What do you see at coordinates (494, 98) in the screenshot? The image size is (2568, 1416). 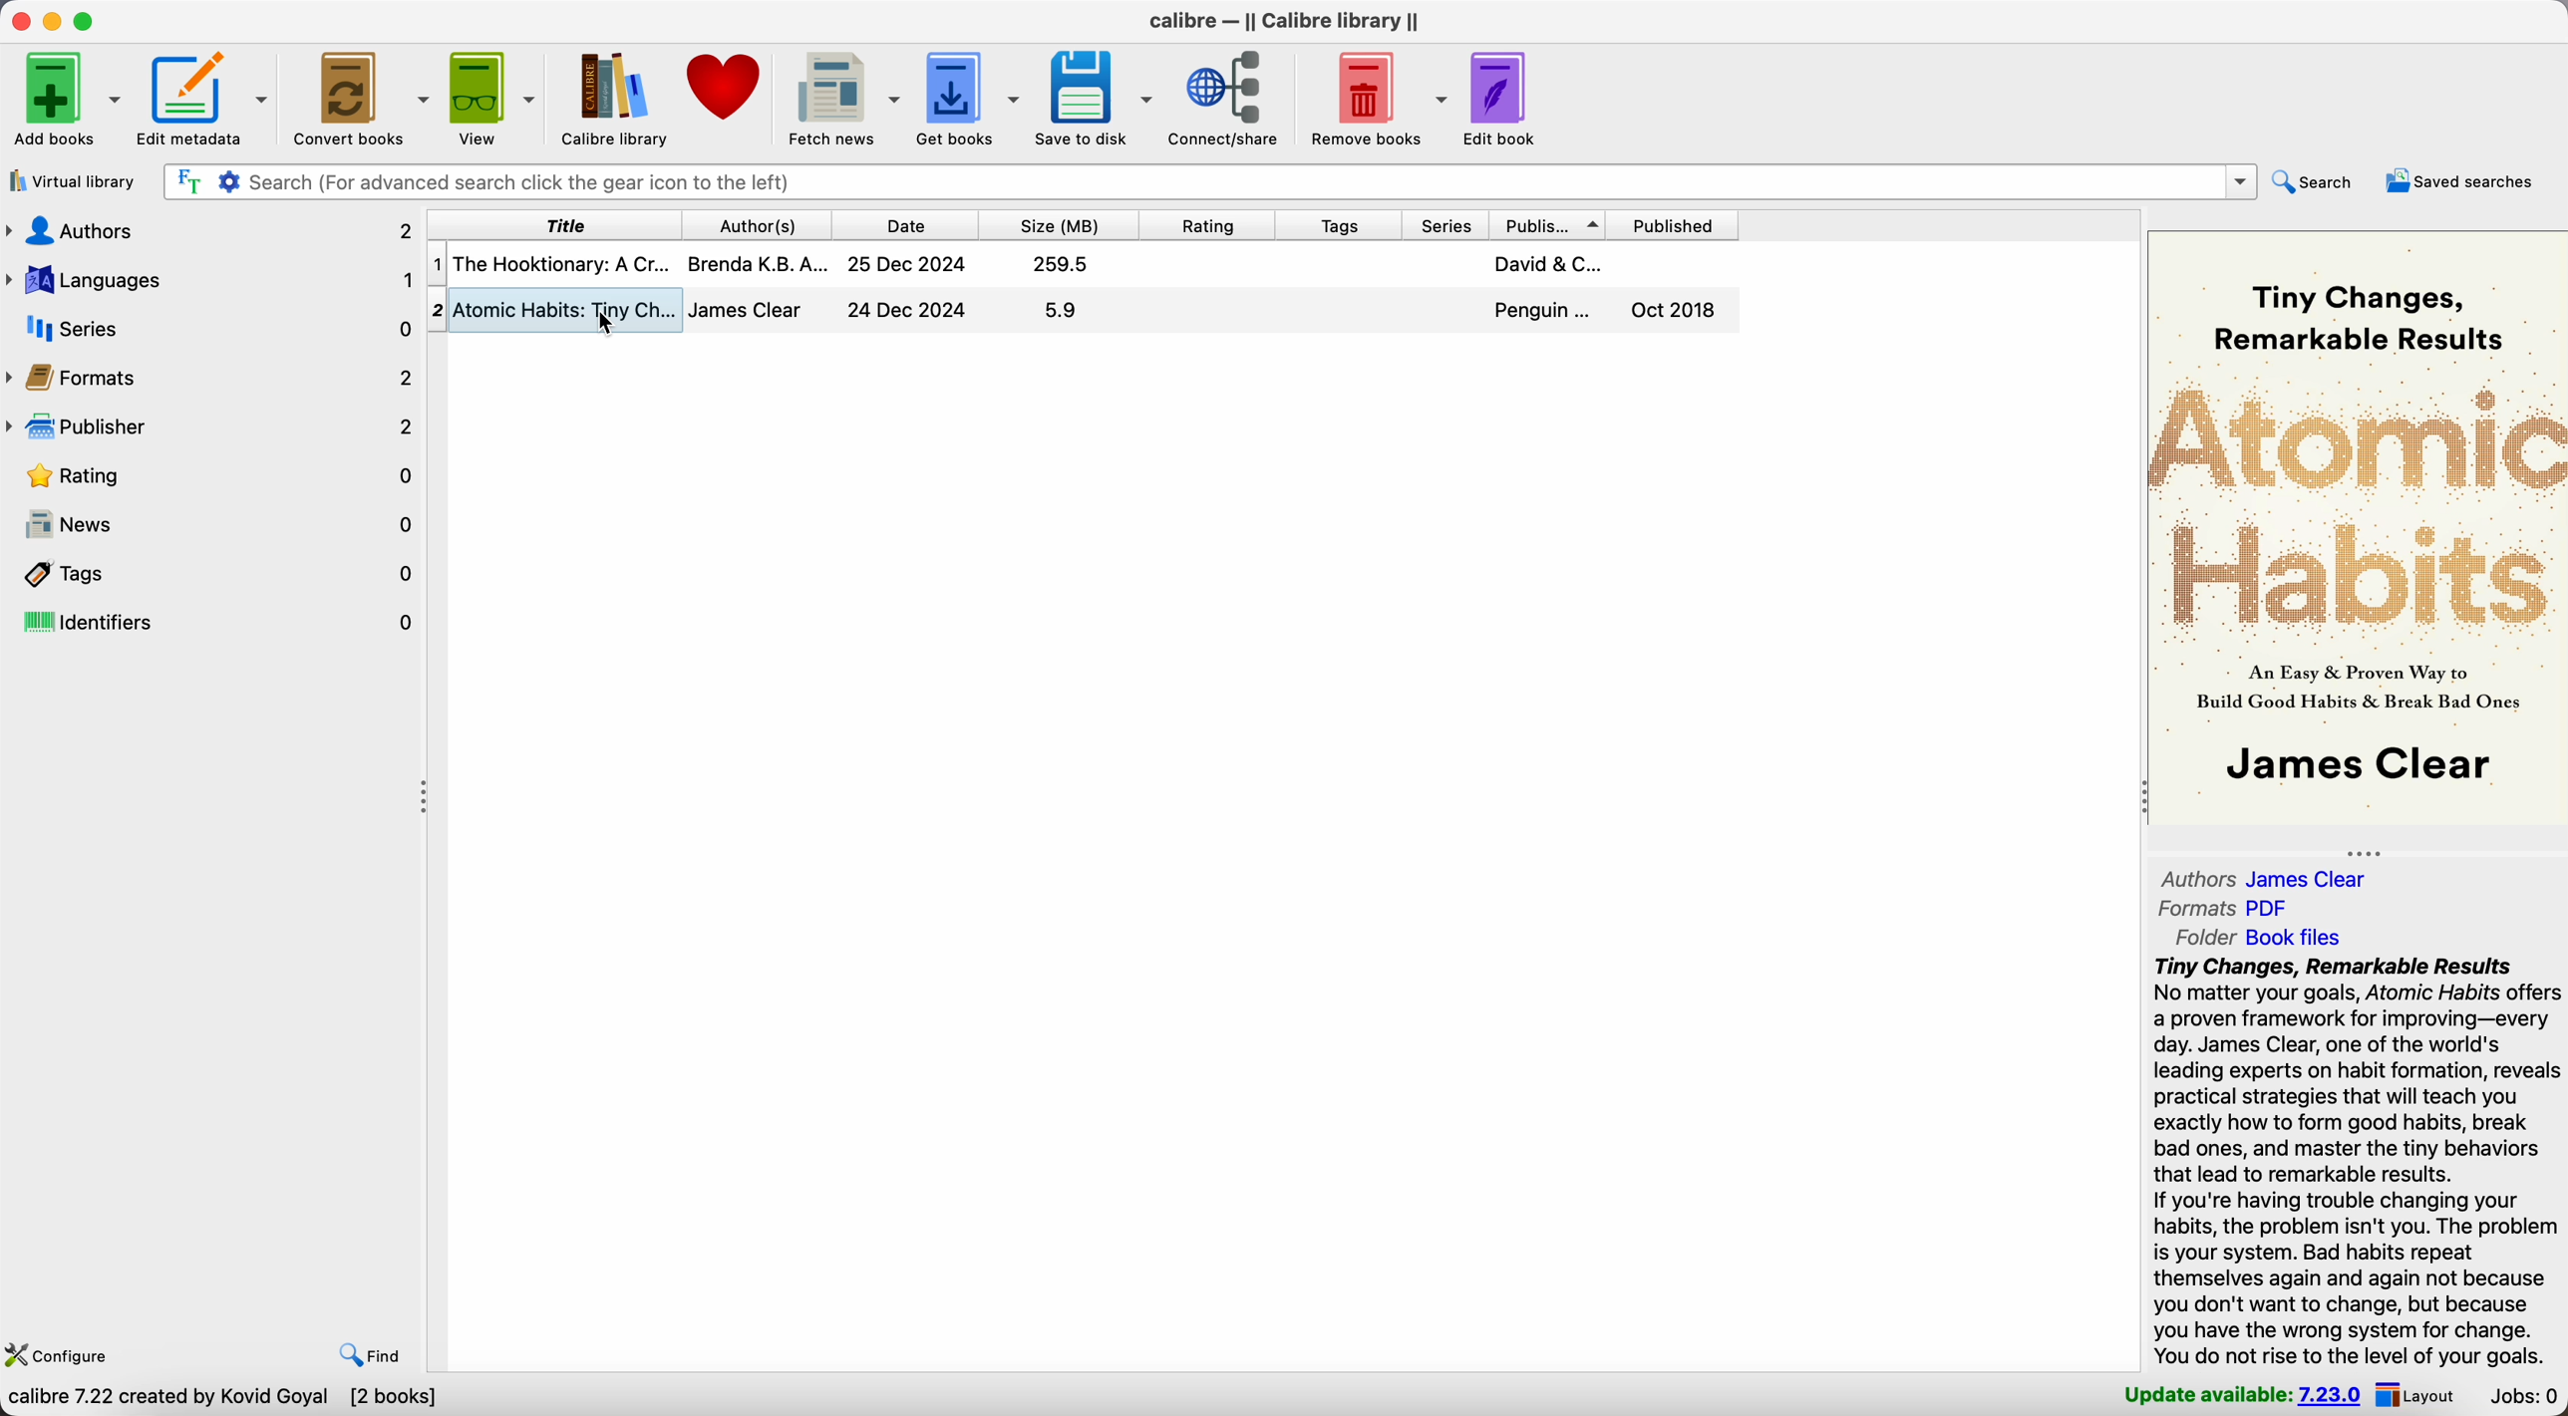 I see `view` at bounding box center [494, 98].